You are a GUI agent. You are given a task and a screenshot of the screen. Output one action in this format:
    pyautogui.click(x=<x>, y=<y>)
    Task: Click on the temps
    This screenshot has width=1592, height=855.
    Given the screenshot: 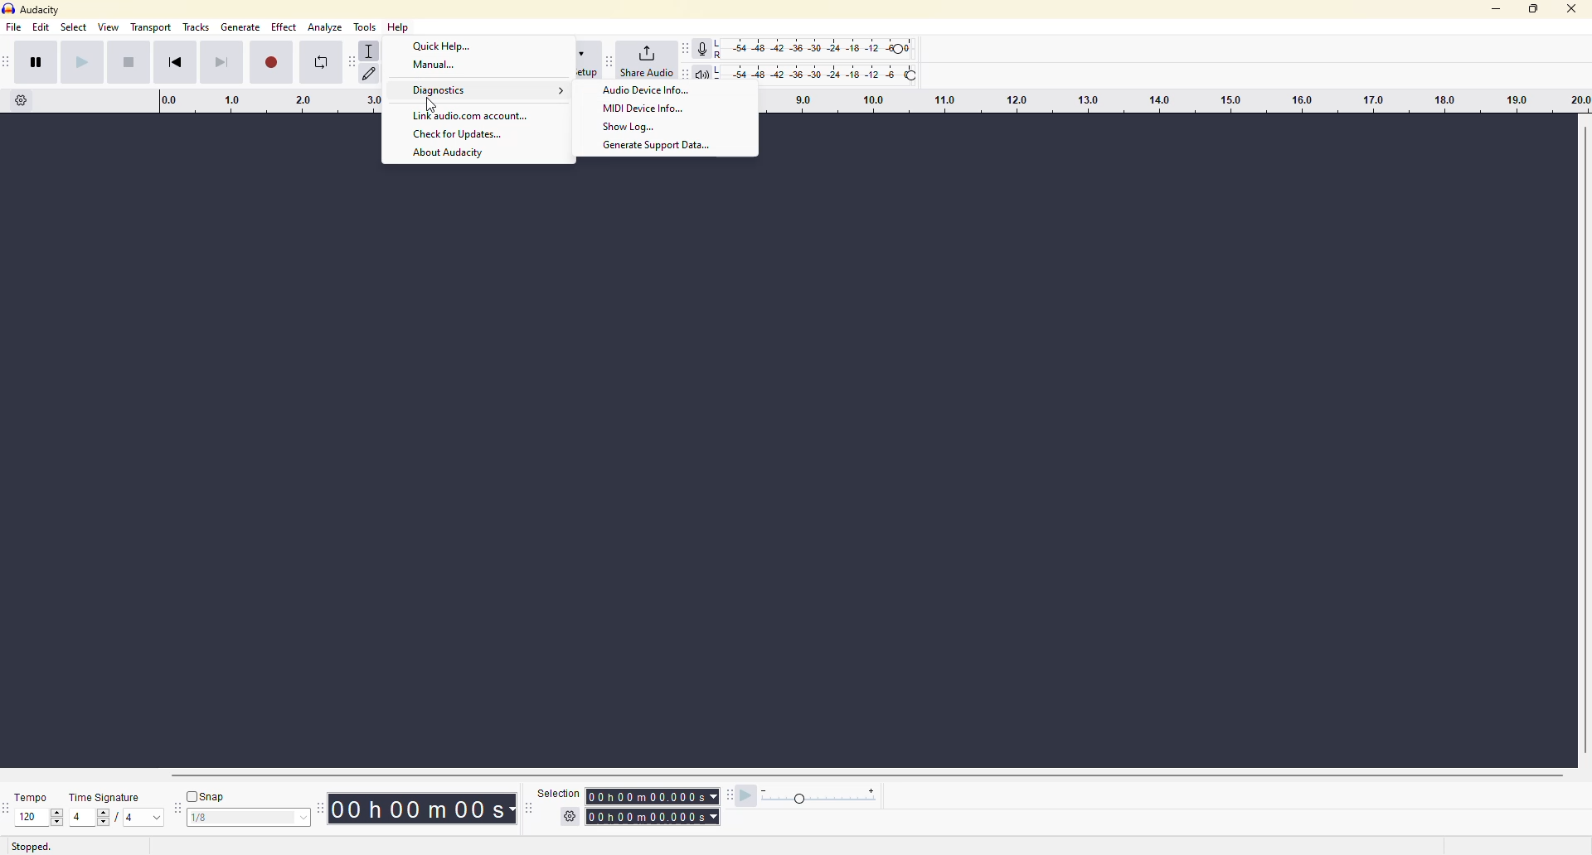 What is the action you would take?
    pyautogui.click(x=27, y=793)
    